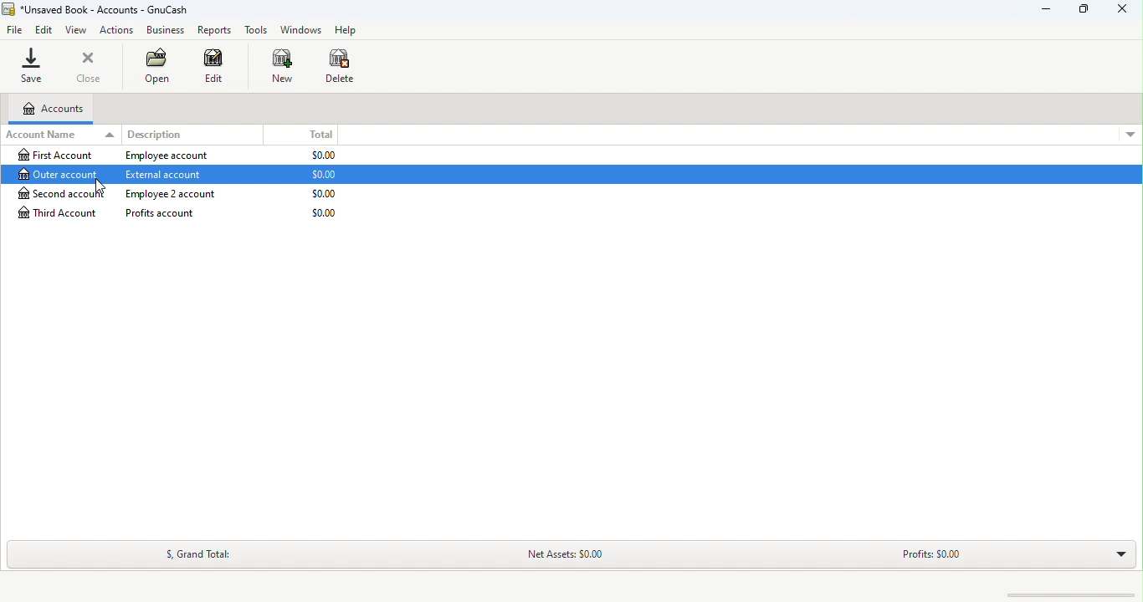  What do you see at coordinates (45, 31) in the screenshot?
I see `Edit` at bounding box center [45, 31].